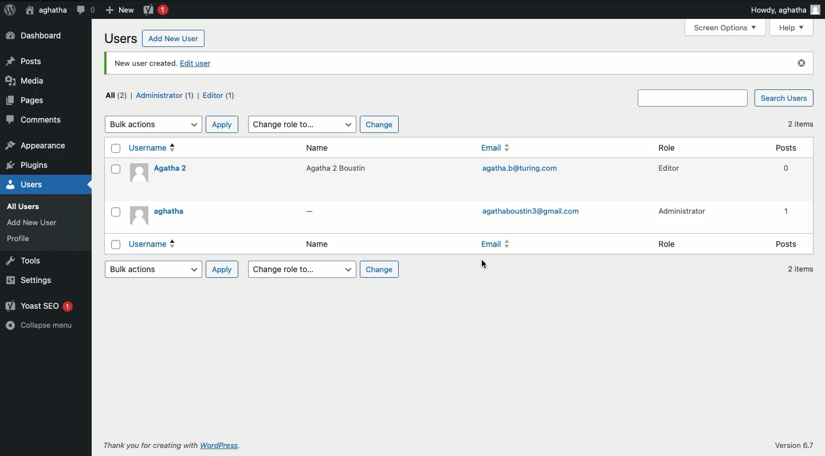 The height and width of the screenshot is (456, 825). What do you see at coordinates (119, 9) in the screenshot?
I see `New` at bounding box center [119, 9].